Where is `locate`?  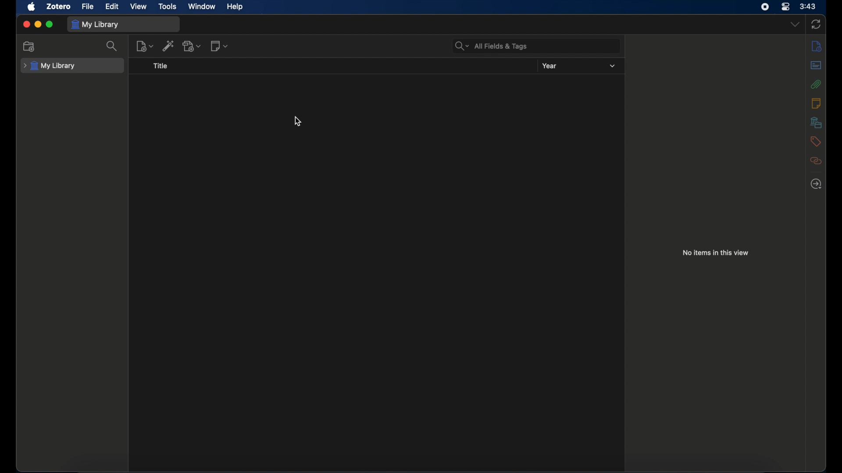 locate is located at coordinates (816, 184).